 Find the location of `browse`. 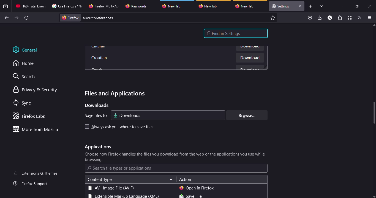

browse is located at coordinates (245, 115).